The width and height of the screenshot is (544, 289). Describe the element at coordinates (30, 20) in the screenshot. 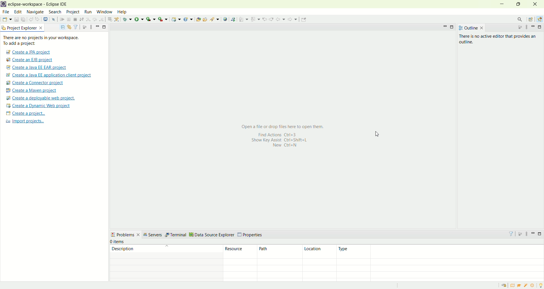

I see `undo` at that location.